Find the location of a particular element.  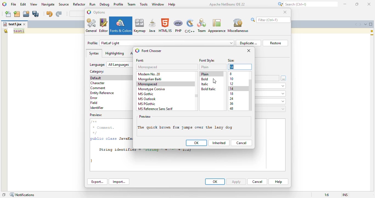

12 is located at coordinates (232, 84).